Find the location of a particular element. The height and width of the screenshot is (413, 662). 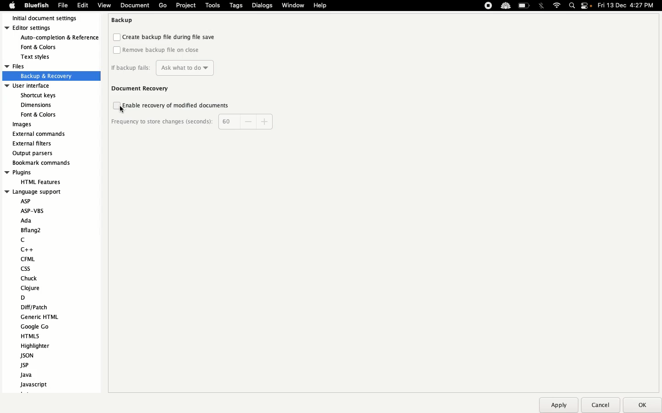

Frequency to story changes  is located at coordinates (191, 123).